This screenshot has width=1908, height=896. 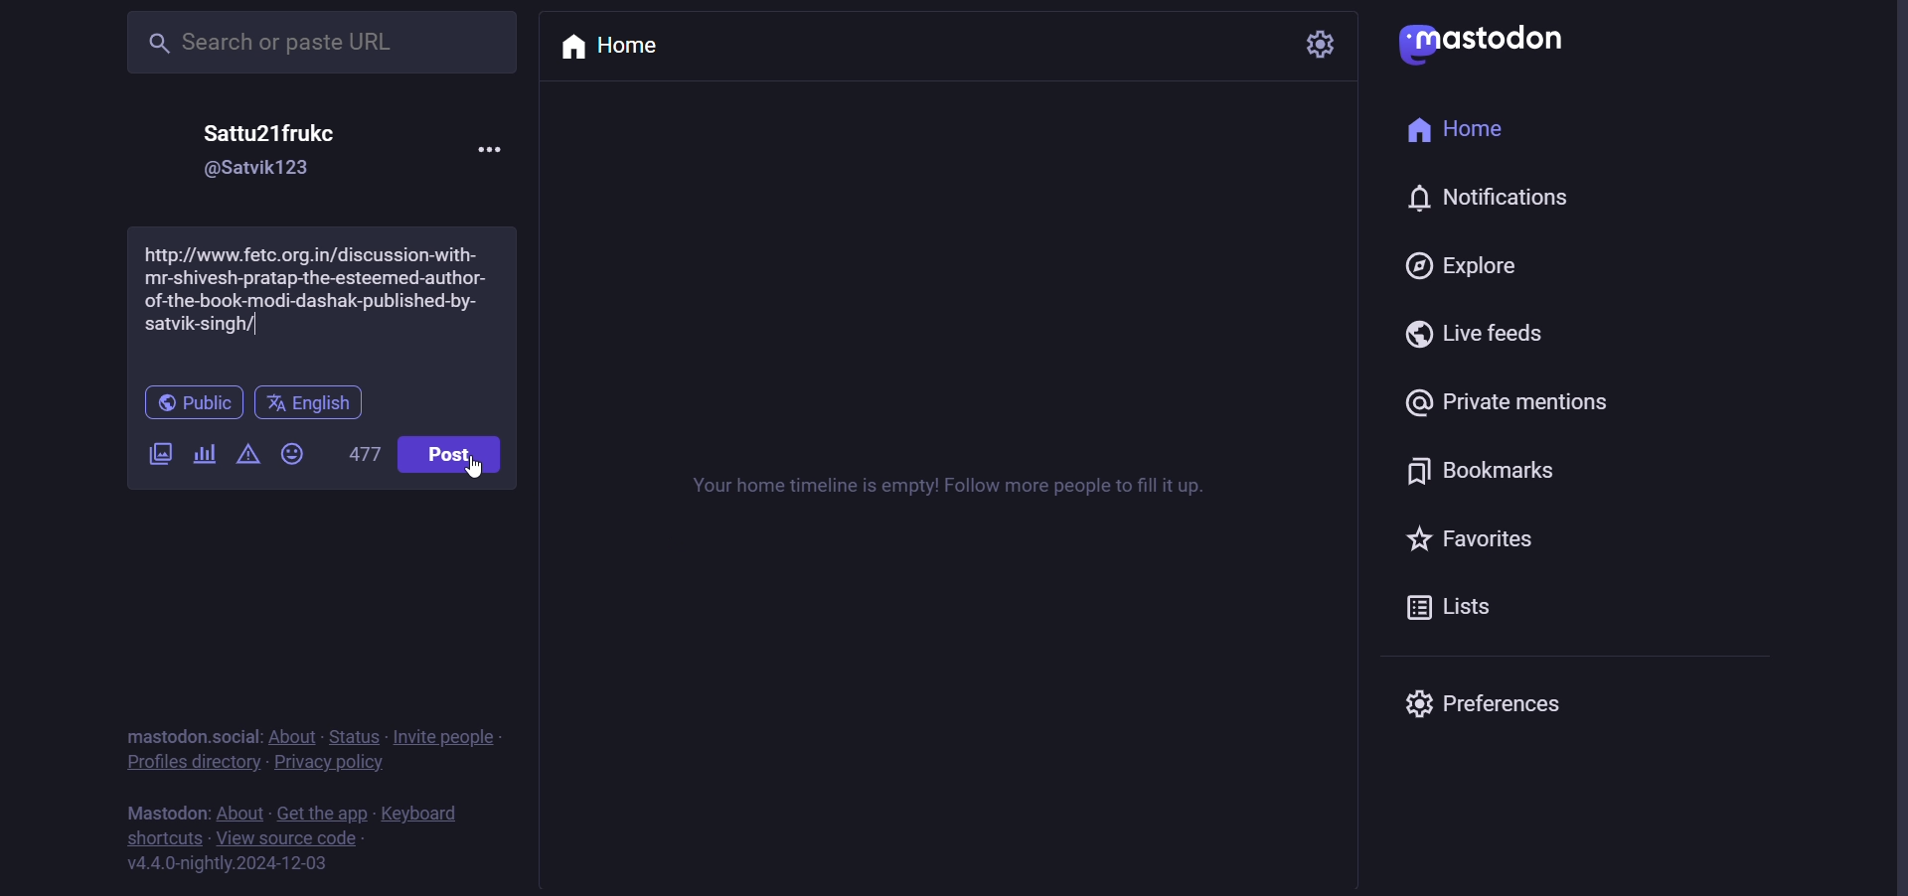 I want to click on mastodon, so click(x=1489, y=41).